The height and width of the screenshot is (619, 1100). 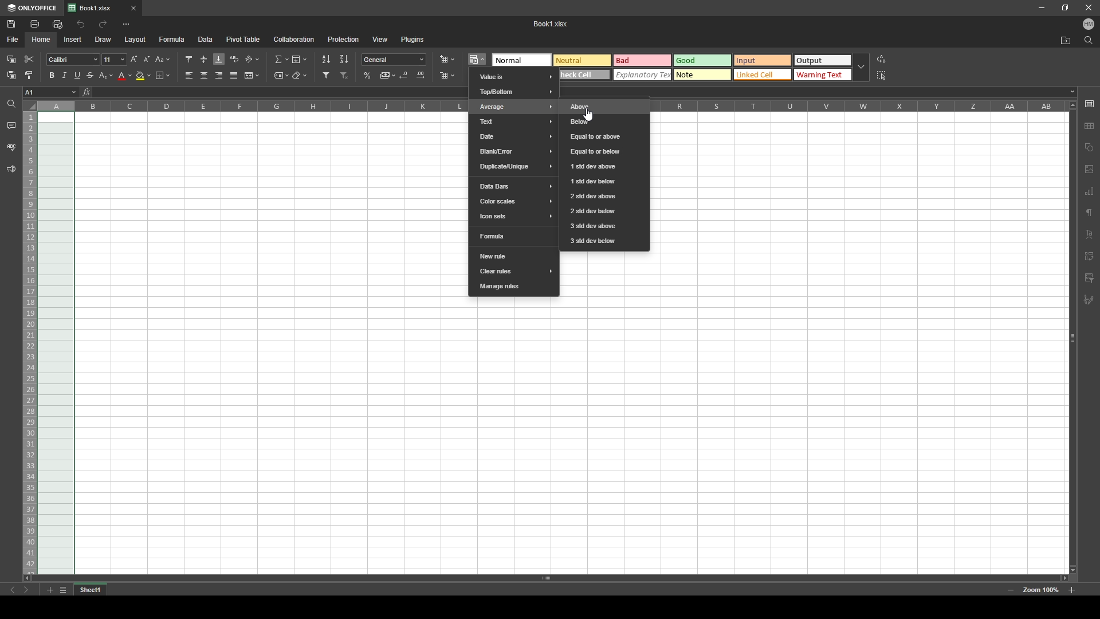 I want to click on draw, so click(x=103, y=39).